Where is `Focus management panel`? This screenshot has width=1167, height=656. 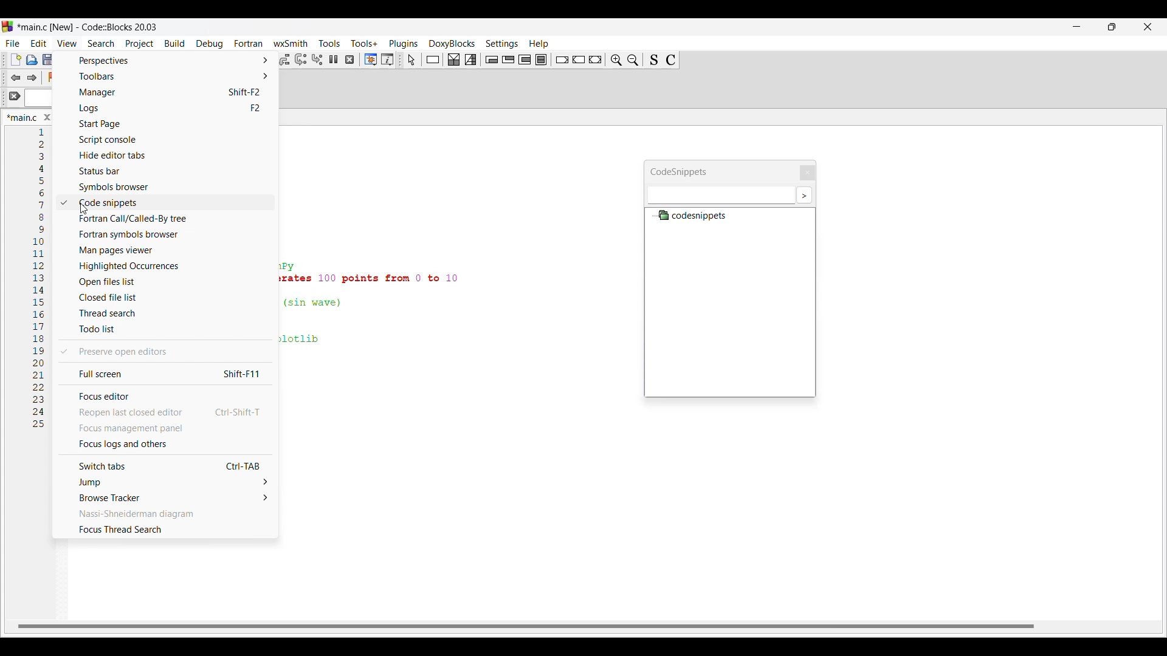
Focus management panel is located at coordinates (167, 428).